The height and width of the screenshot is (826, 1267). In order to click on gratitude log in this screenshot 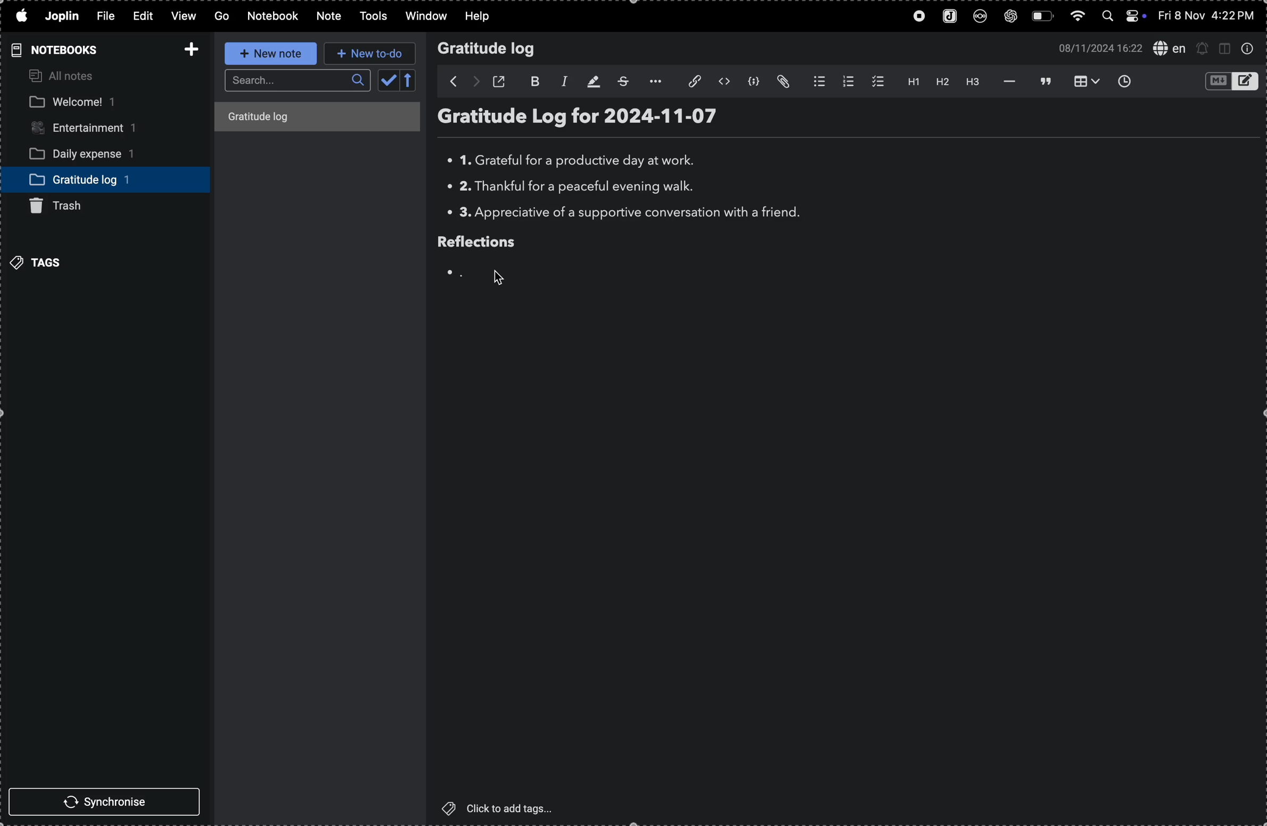, I will do `click(78, 179)`.